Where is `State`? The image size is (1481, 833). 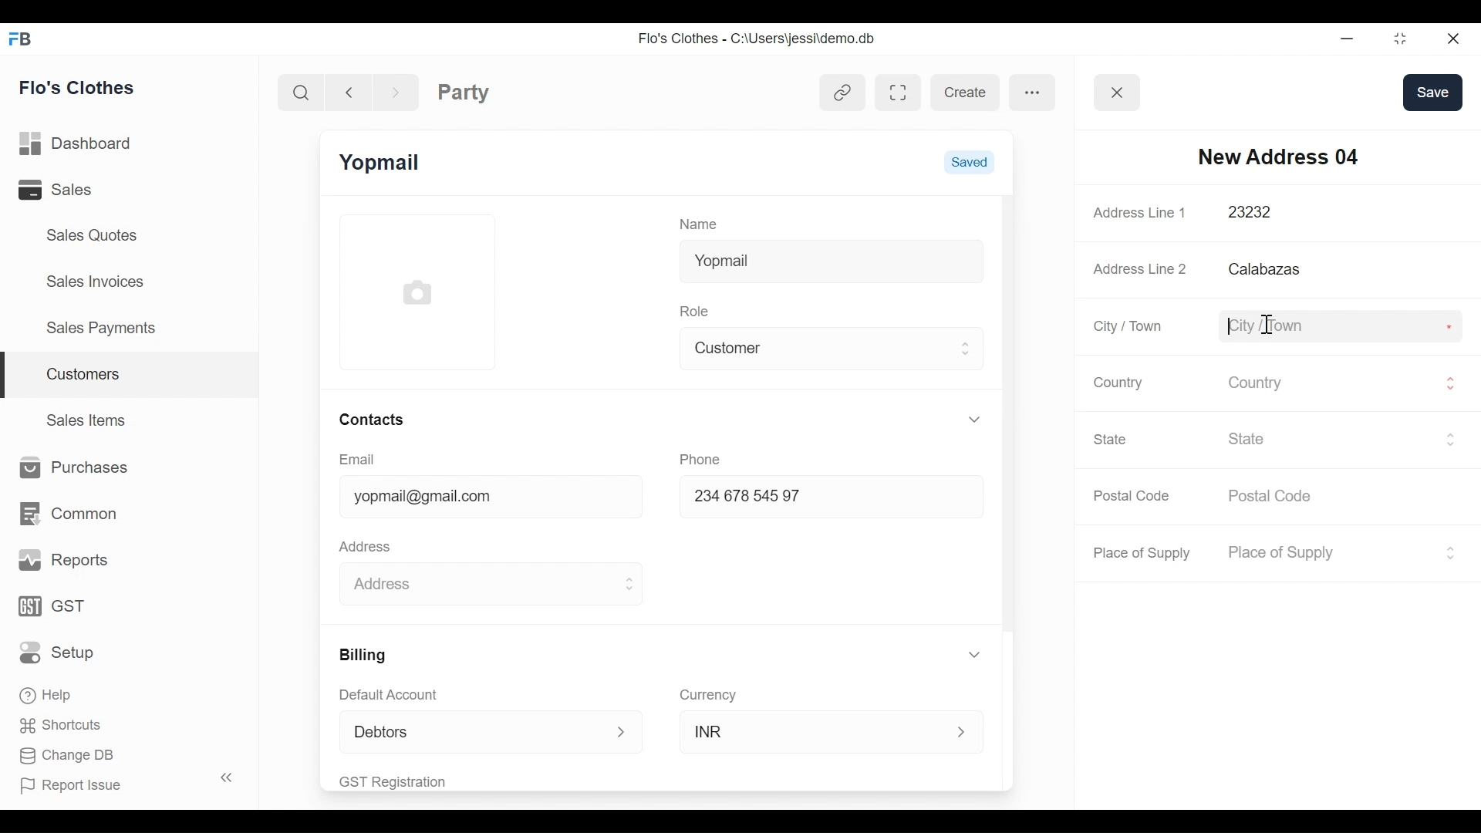
State is located at coordinates (1113, 439).